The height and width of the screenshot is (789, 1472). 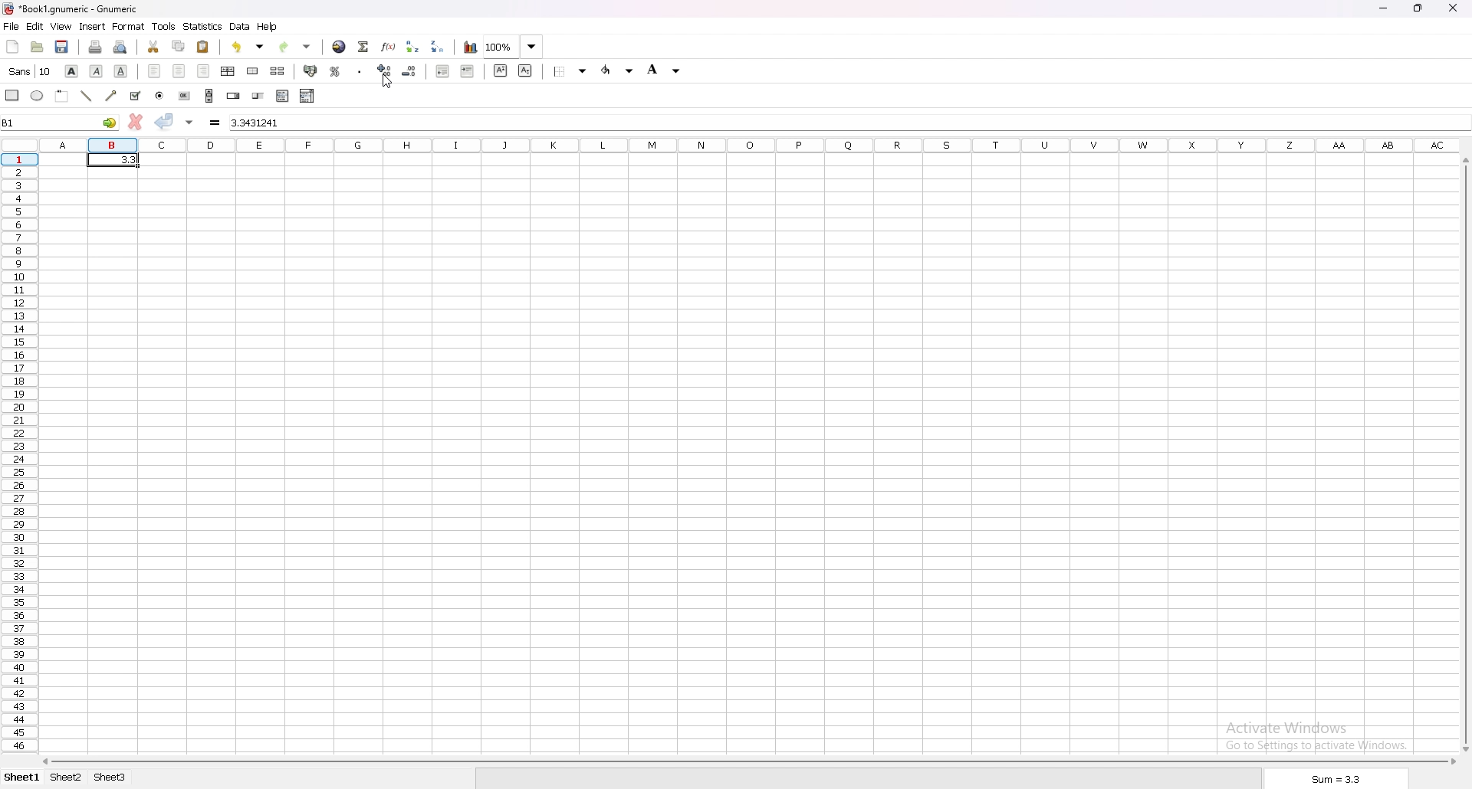 What do you see at coordinates (34, 27) in the screenshot?
I see `edit` at bounding box center [34, 27].